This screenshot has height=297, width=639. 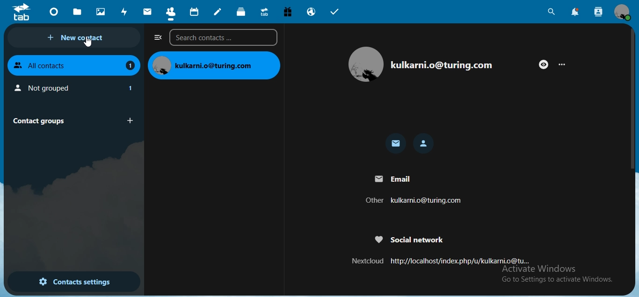 What do you see at coordinates (22, 12) in the screenshot?
I see `icon` at bounding box center [22, 12].